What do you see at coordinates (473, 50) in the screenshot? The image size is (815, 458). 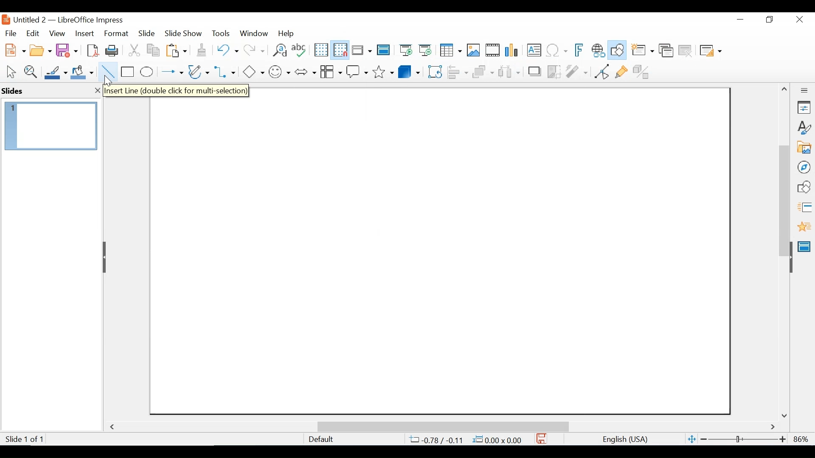 I see `Insert Image` at bounding box center [473, 50].